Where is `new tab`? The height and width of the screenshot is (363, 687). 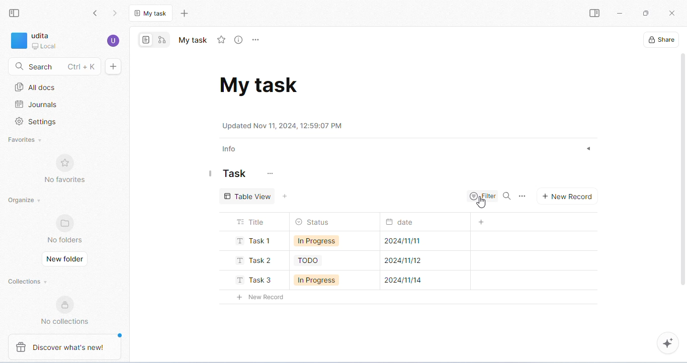
new tab is located at coordinates (184, 13).